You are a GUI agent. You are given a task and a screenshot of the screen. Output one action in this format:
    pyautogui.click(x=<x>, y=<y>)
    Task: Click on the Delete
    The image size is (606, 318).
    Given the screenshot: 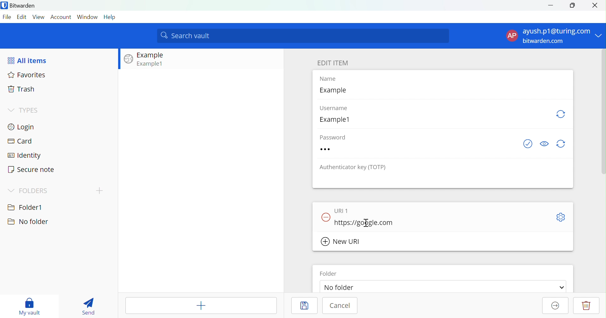 What is the action you would take?
    pyautogui.click(x=586, y=305)
    